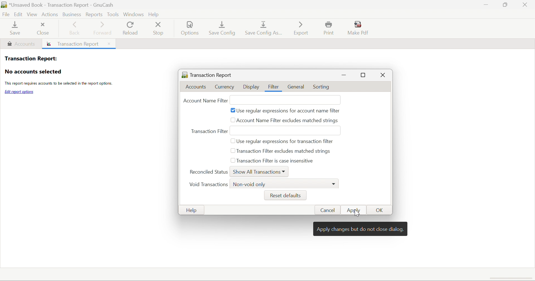 This screenshot has height=281, width=535. Describe the element at coordinates (485, 5) in the screenshot. I see `Minimize` at that location.